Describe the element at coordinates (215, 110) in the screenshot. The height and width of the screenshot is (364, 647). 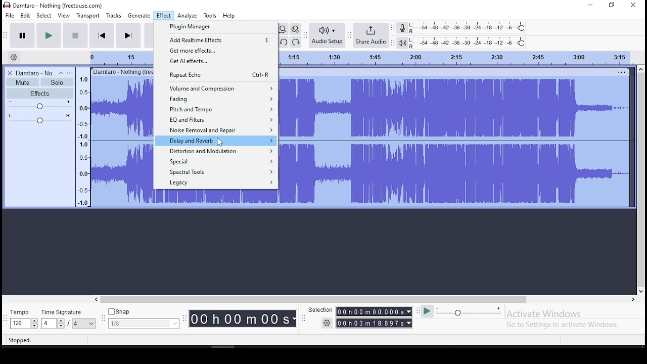
I see `pitch and tempo` at that location.